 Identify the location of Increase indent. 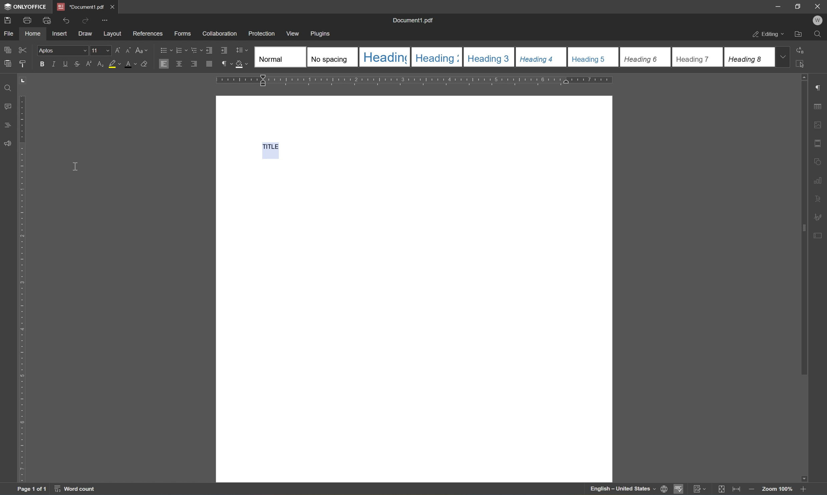
(224, 50).